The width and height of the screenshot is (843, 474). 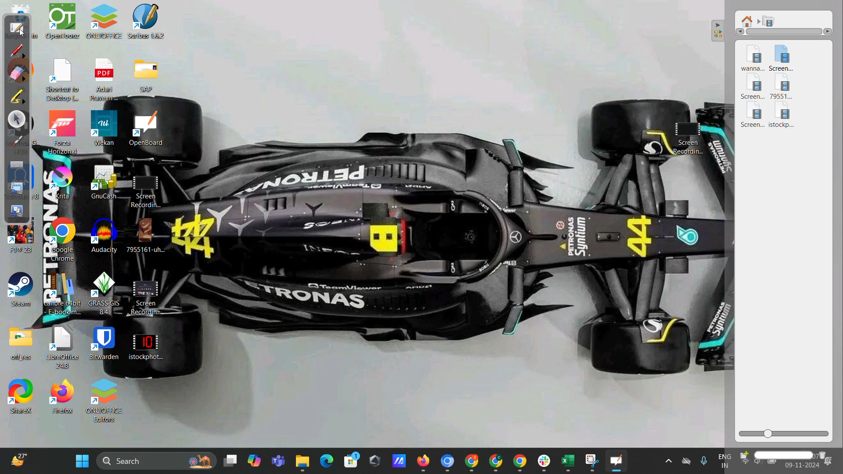 What do you see at coordinates (801, 468) in the screenshot?
I see `cursor` at bounding box center [801, 468].